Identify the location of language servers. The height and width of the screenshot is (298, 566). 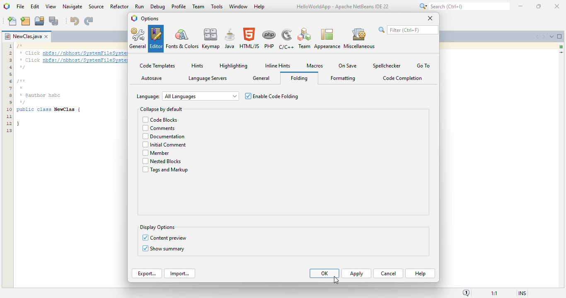
(208, 78).